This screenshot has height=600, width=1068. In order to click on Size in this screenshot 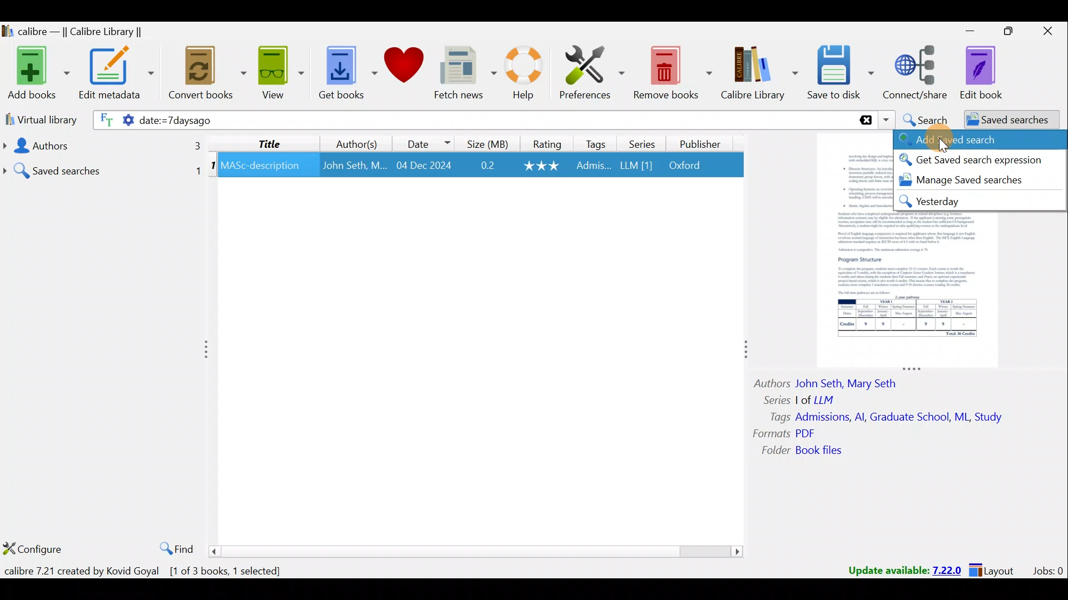, I will do `click(484, 143)`.